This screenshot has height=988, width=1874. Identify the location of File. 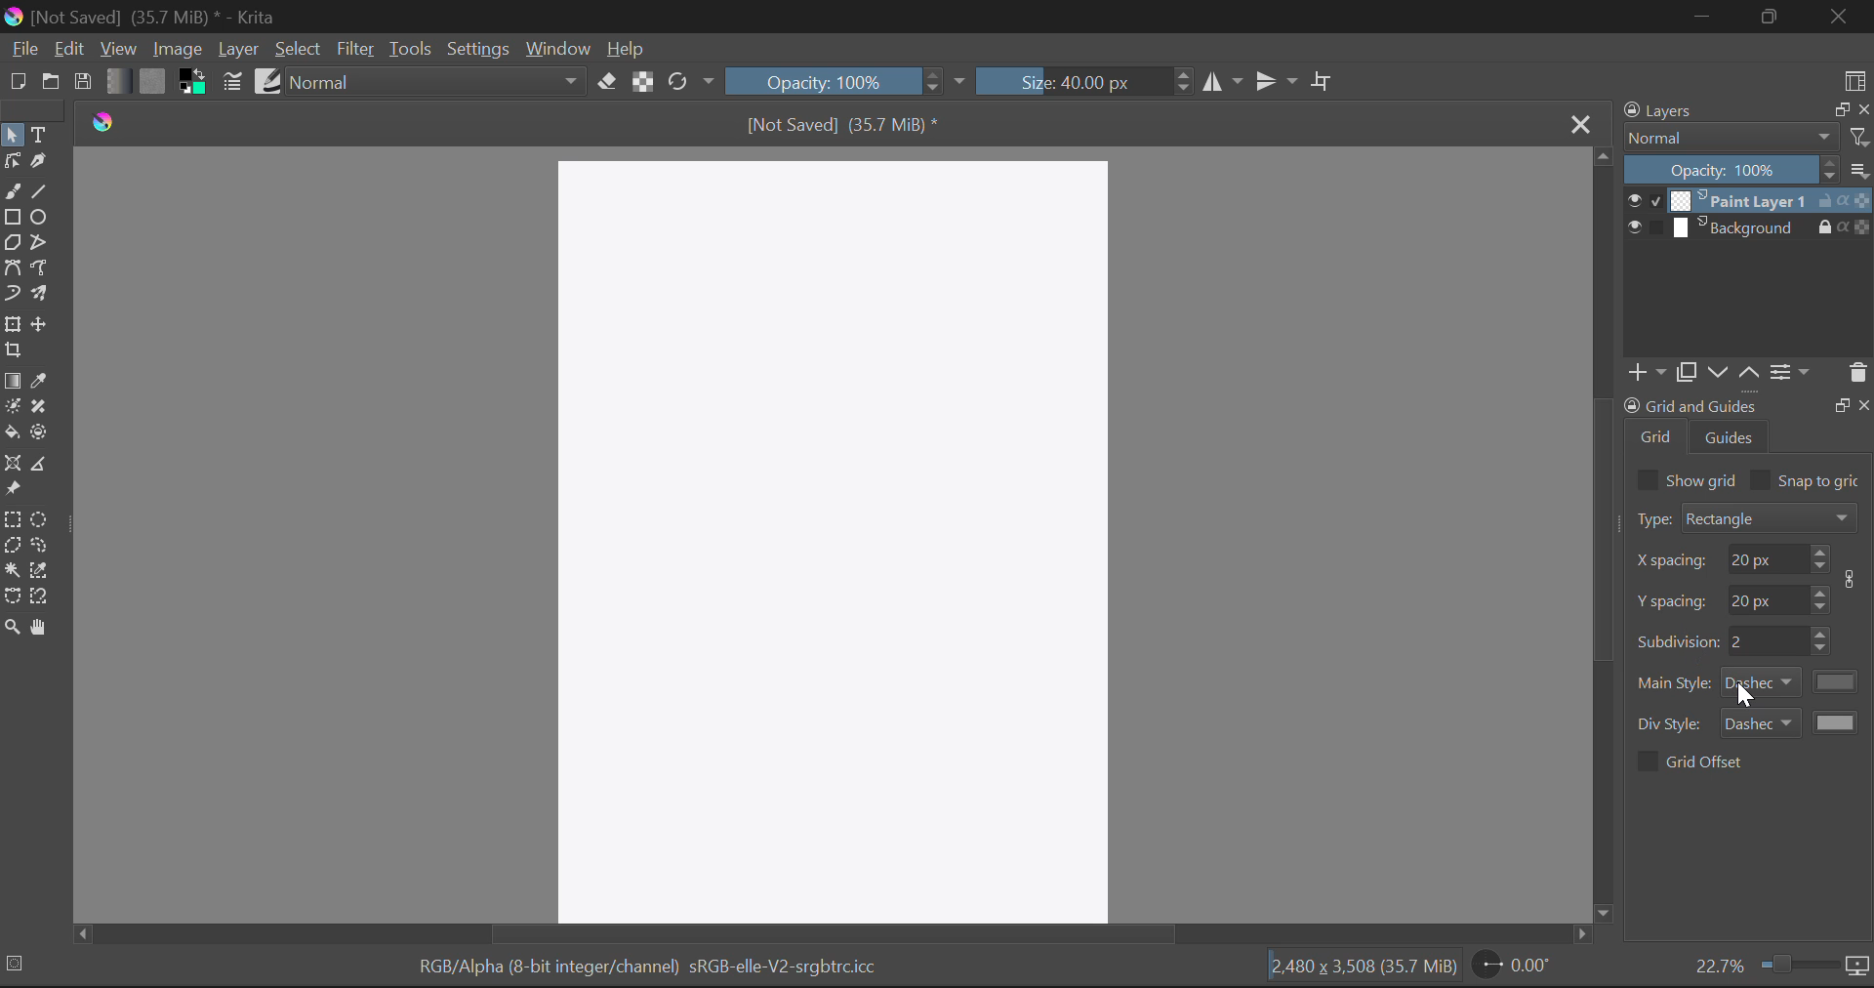
(23, 50).